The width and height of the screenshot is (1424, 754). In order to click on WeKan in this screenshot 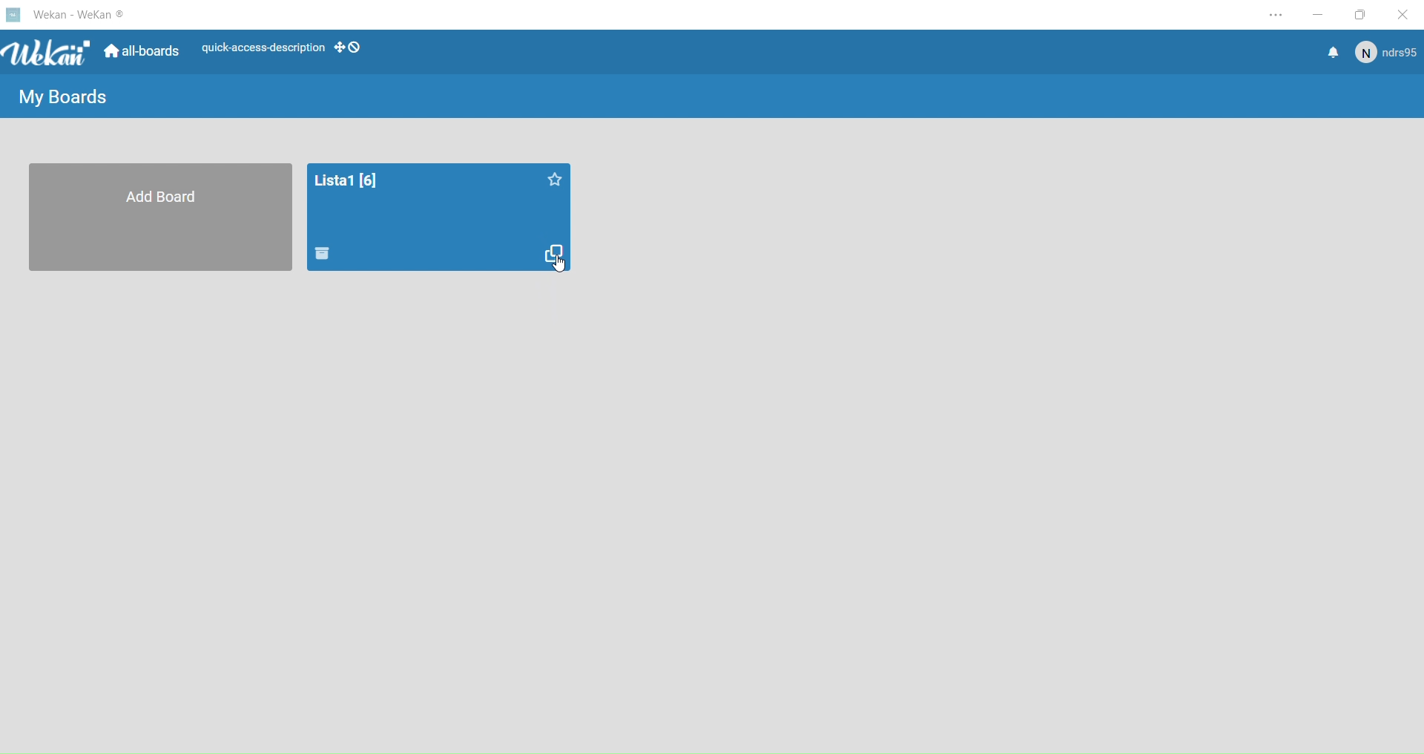, I will do `click(49, 52)`.